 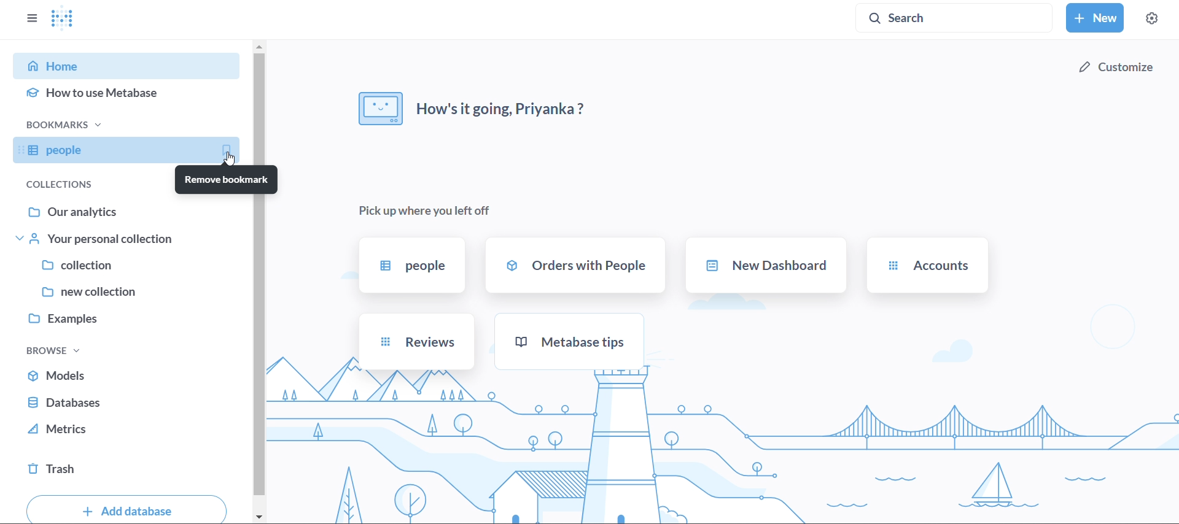 I want to click on accounts, so click(x=926, y=265).